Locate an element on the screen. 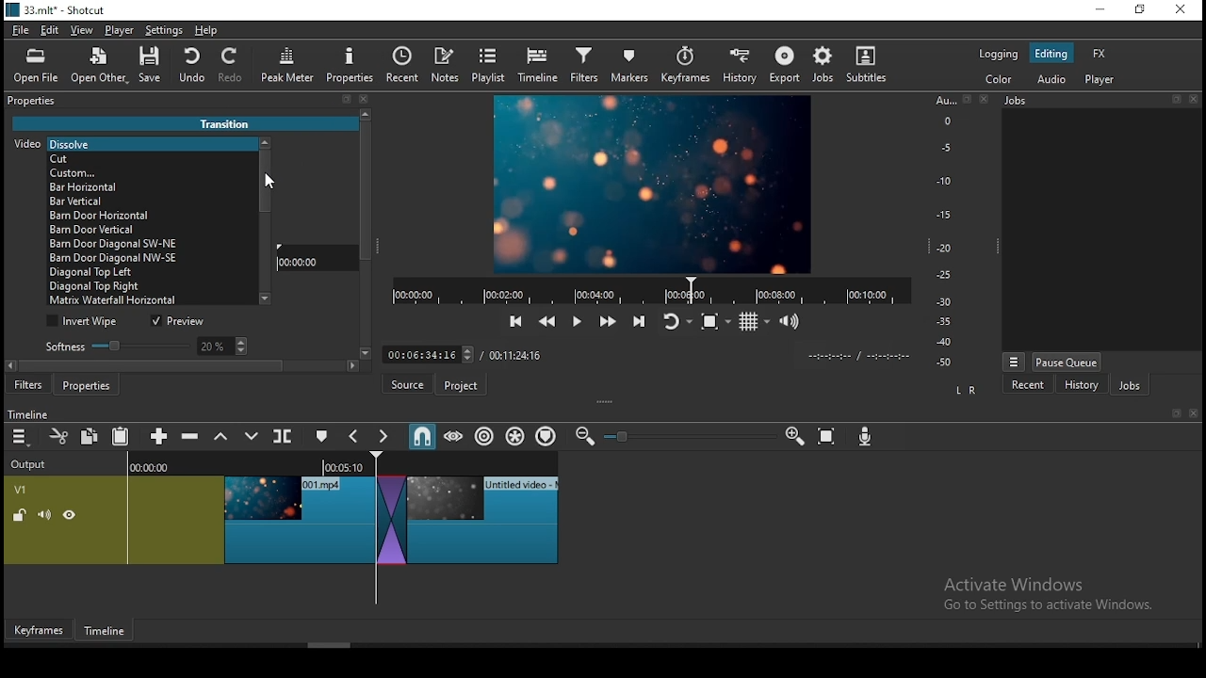 The height and width of the screenshot is (678, 1206).  is located at coordinates (983, 100).